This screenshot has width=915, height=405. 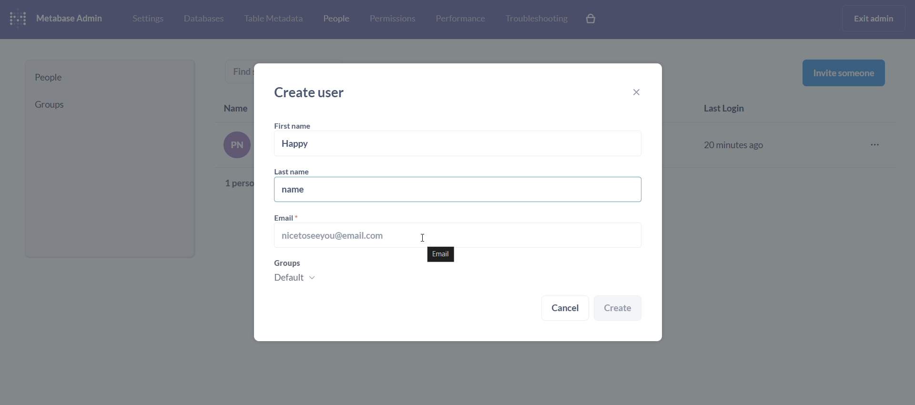 I want to click on create, so click(x=618, y=309).